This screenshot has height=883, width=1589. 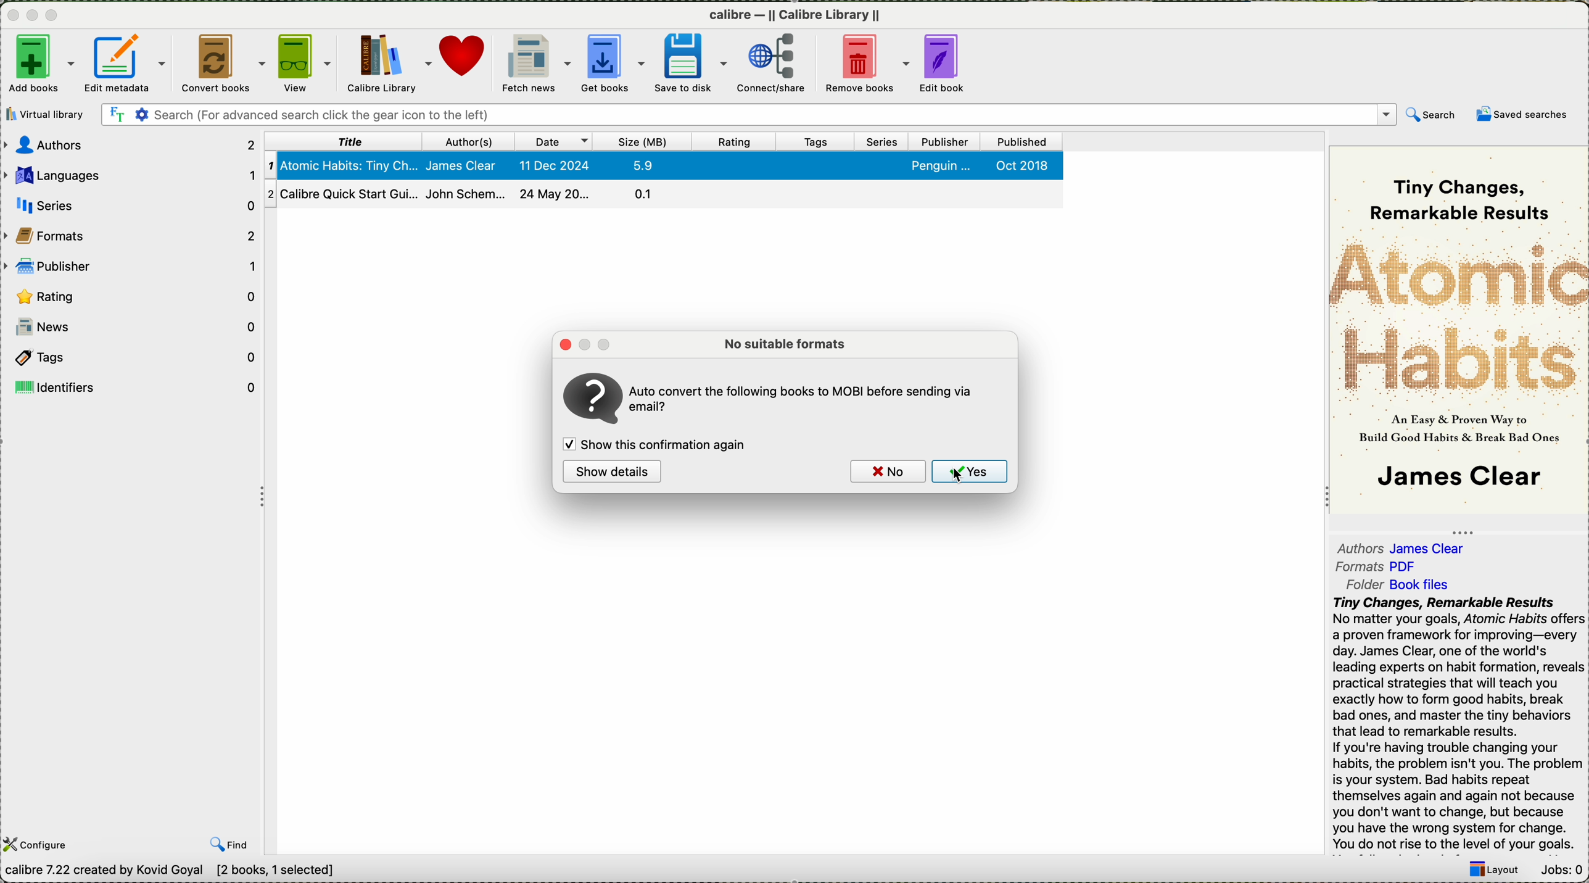 What do you see at coordinates (130, 144) in the screenshot?
I see `authors` at bounding box center [130, 144].